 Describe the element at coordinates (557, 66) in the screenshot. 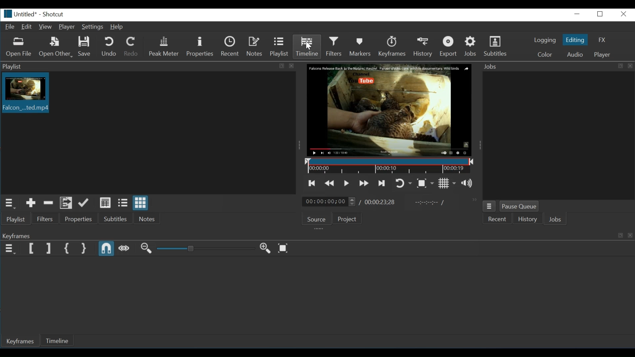

I see `Jobs Panel` at that location.